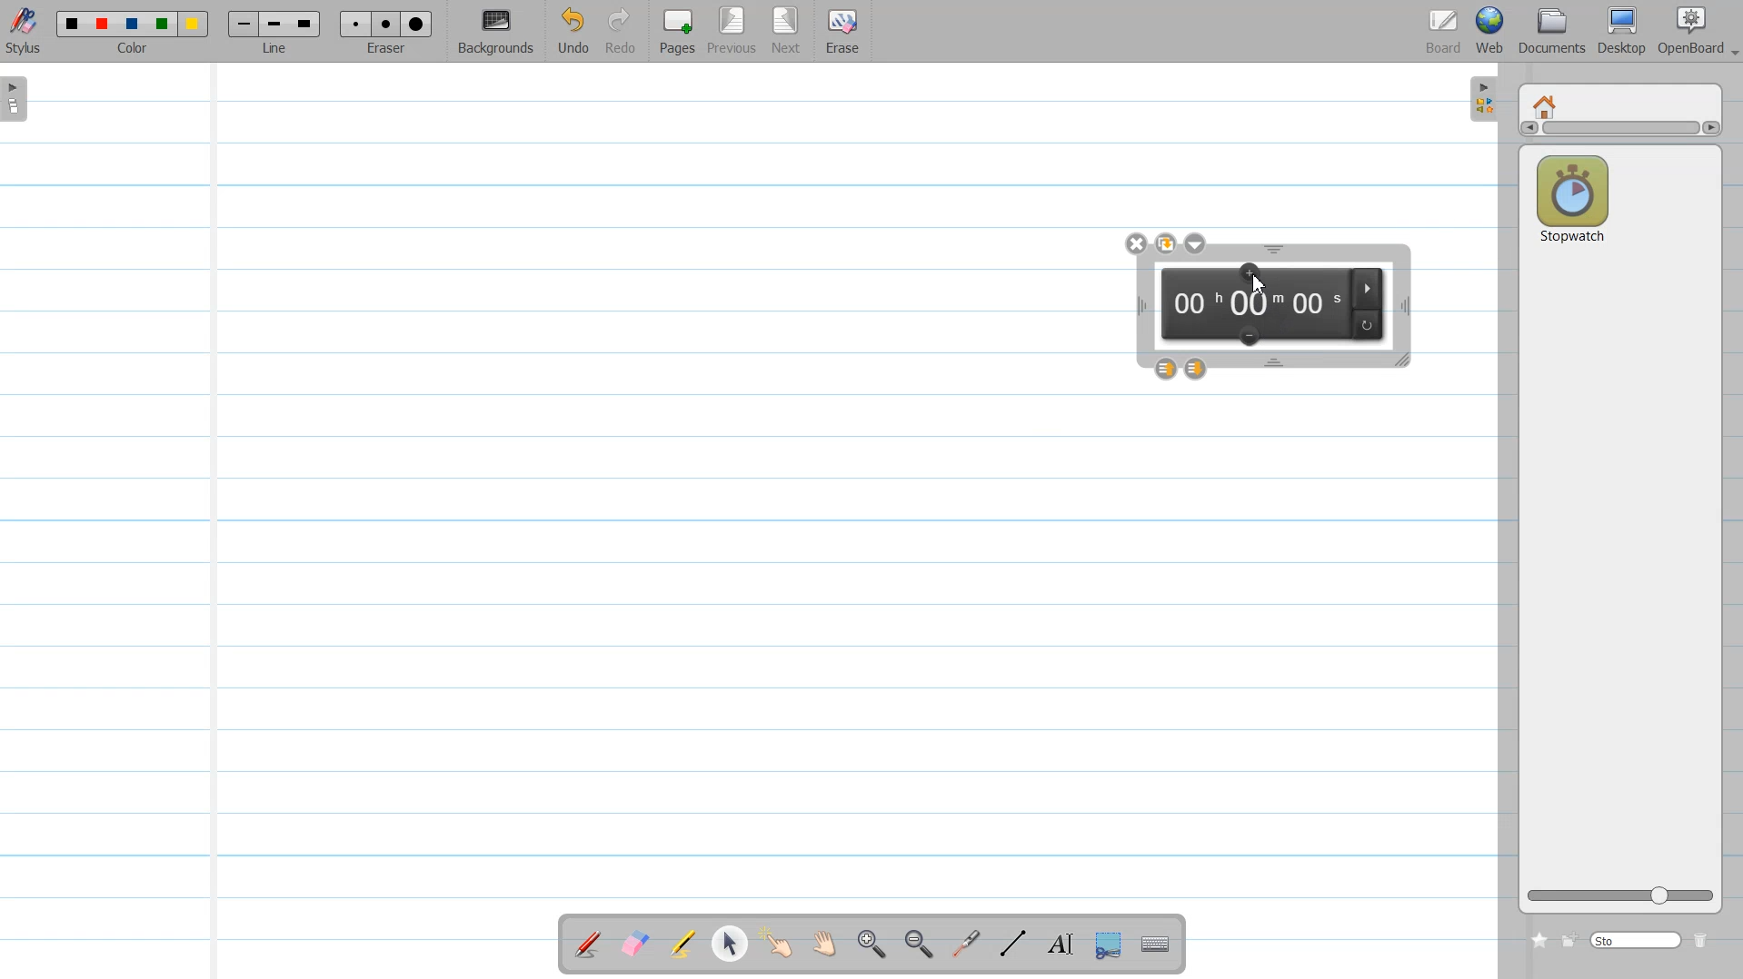  I want to click on Drop down box, so click(1196, 243).